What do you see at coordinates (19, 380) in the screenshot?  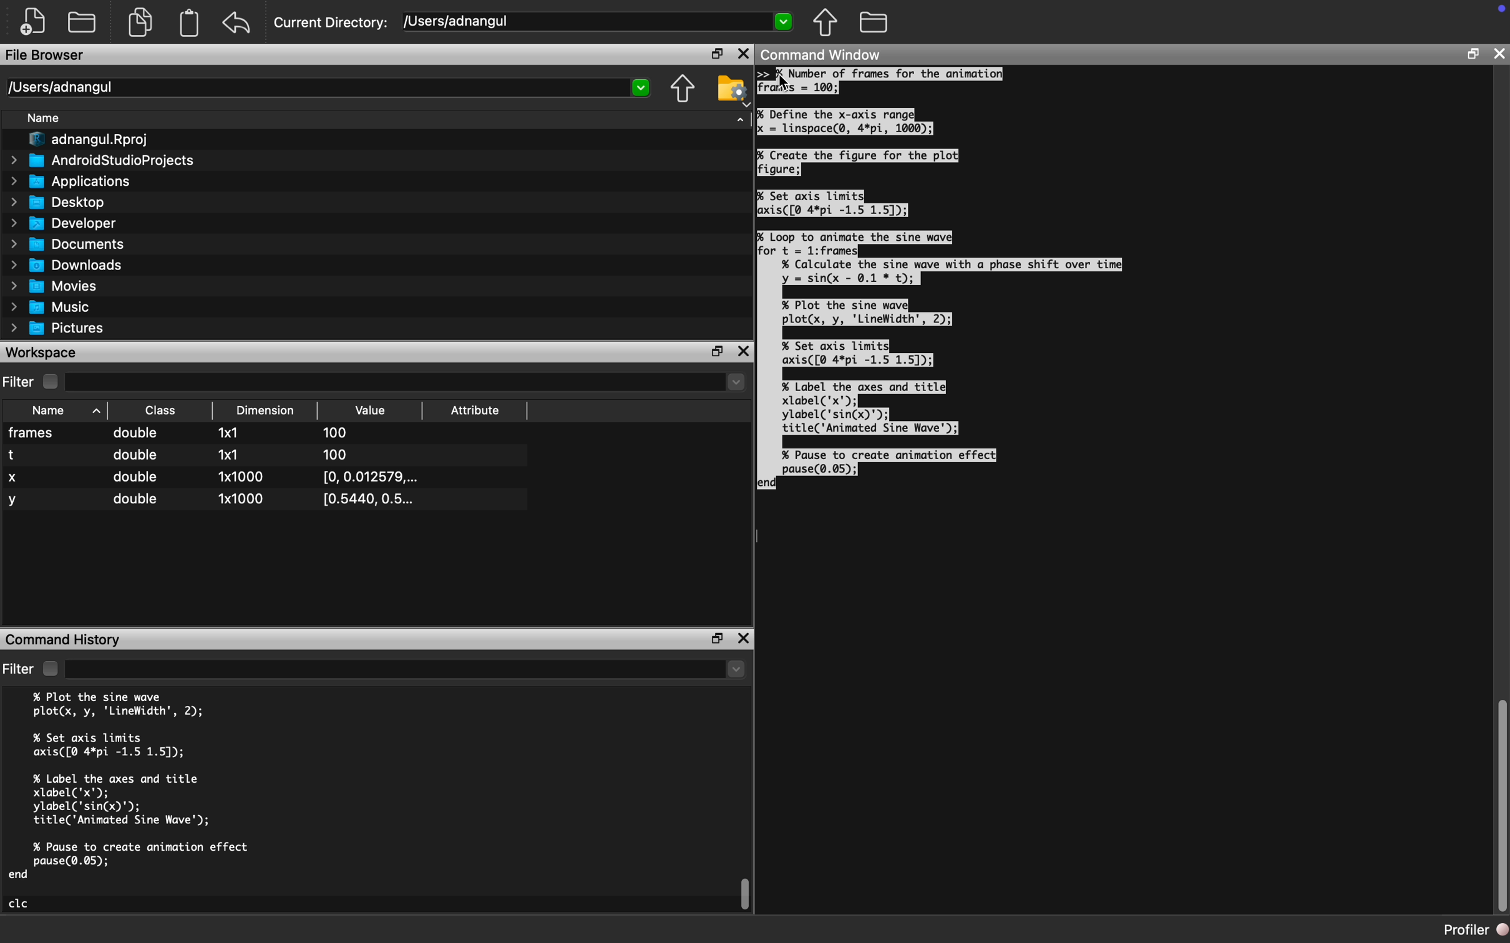 I see `Filter` at bounding box center [19, 380].